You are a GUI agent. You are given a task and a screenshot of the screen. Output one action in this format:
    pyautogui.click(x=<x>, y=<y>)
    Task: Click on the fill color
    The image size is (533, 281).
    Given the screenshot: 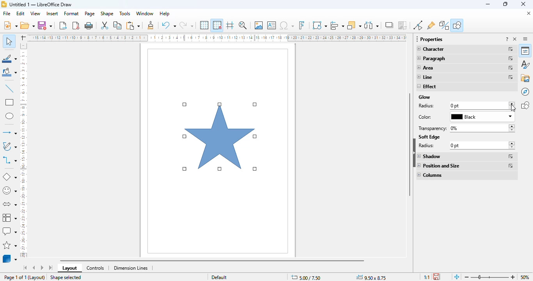 What is the action you would take?
    pyautogui.click(x=9, y=73)
    